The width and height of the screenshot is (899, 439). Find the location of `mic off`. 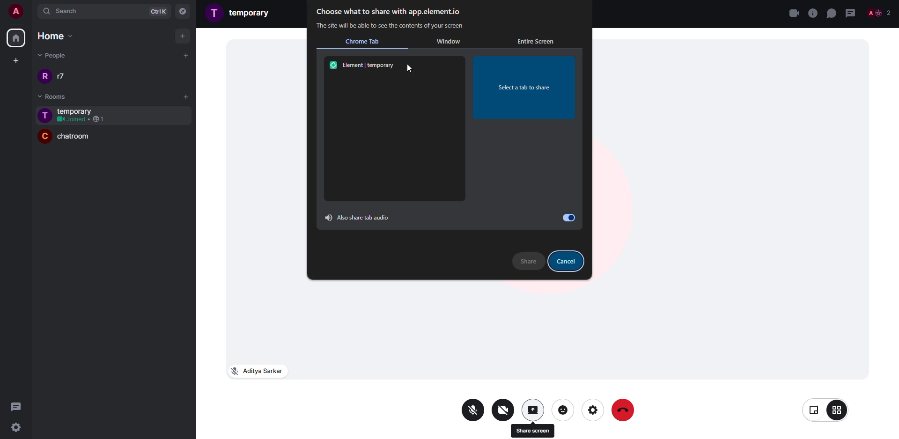

mic off is located at coordinates (473, 410).